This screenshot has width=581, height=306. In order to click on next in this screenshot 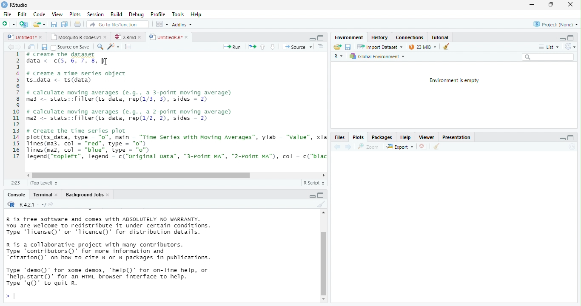, I will do `click(348, 147)`.